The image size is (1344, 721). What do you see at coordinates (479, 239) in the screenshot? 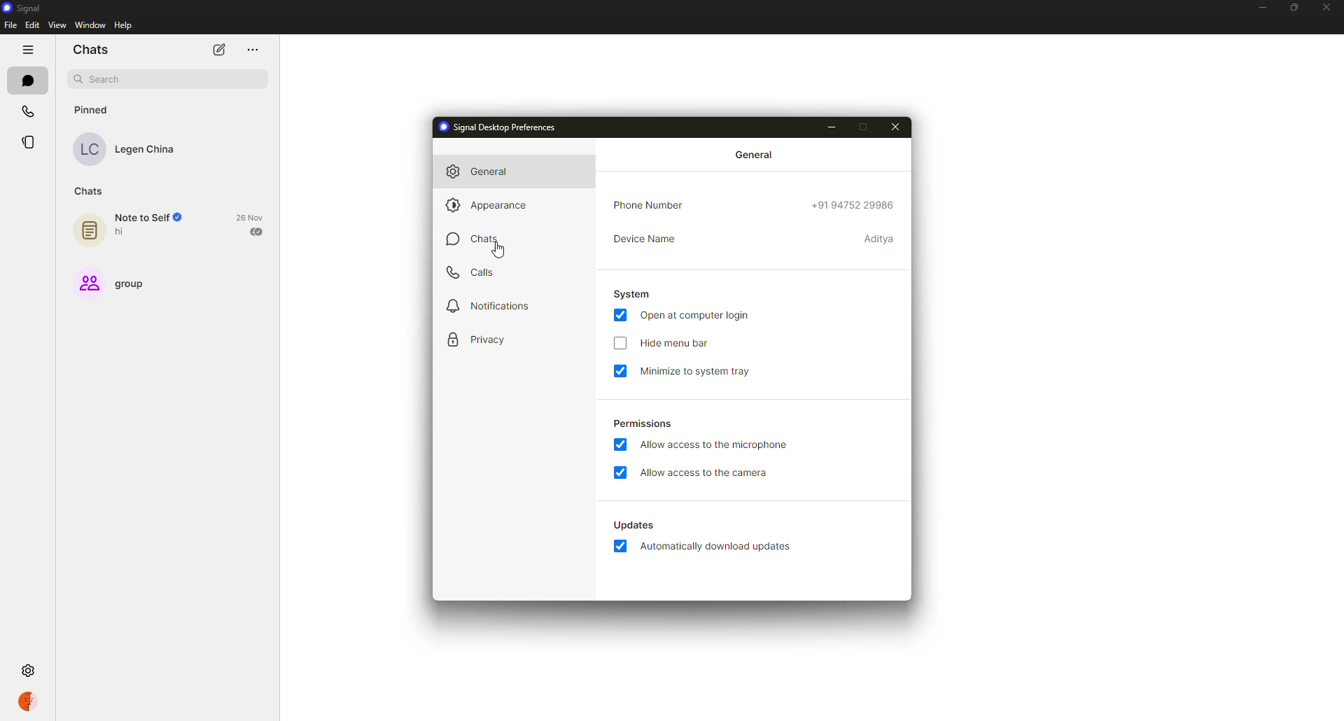
I see `chats` at bounding box center [479, 239].